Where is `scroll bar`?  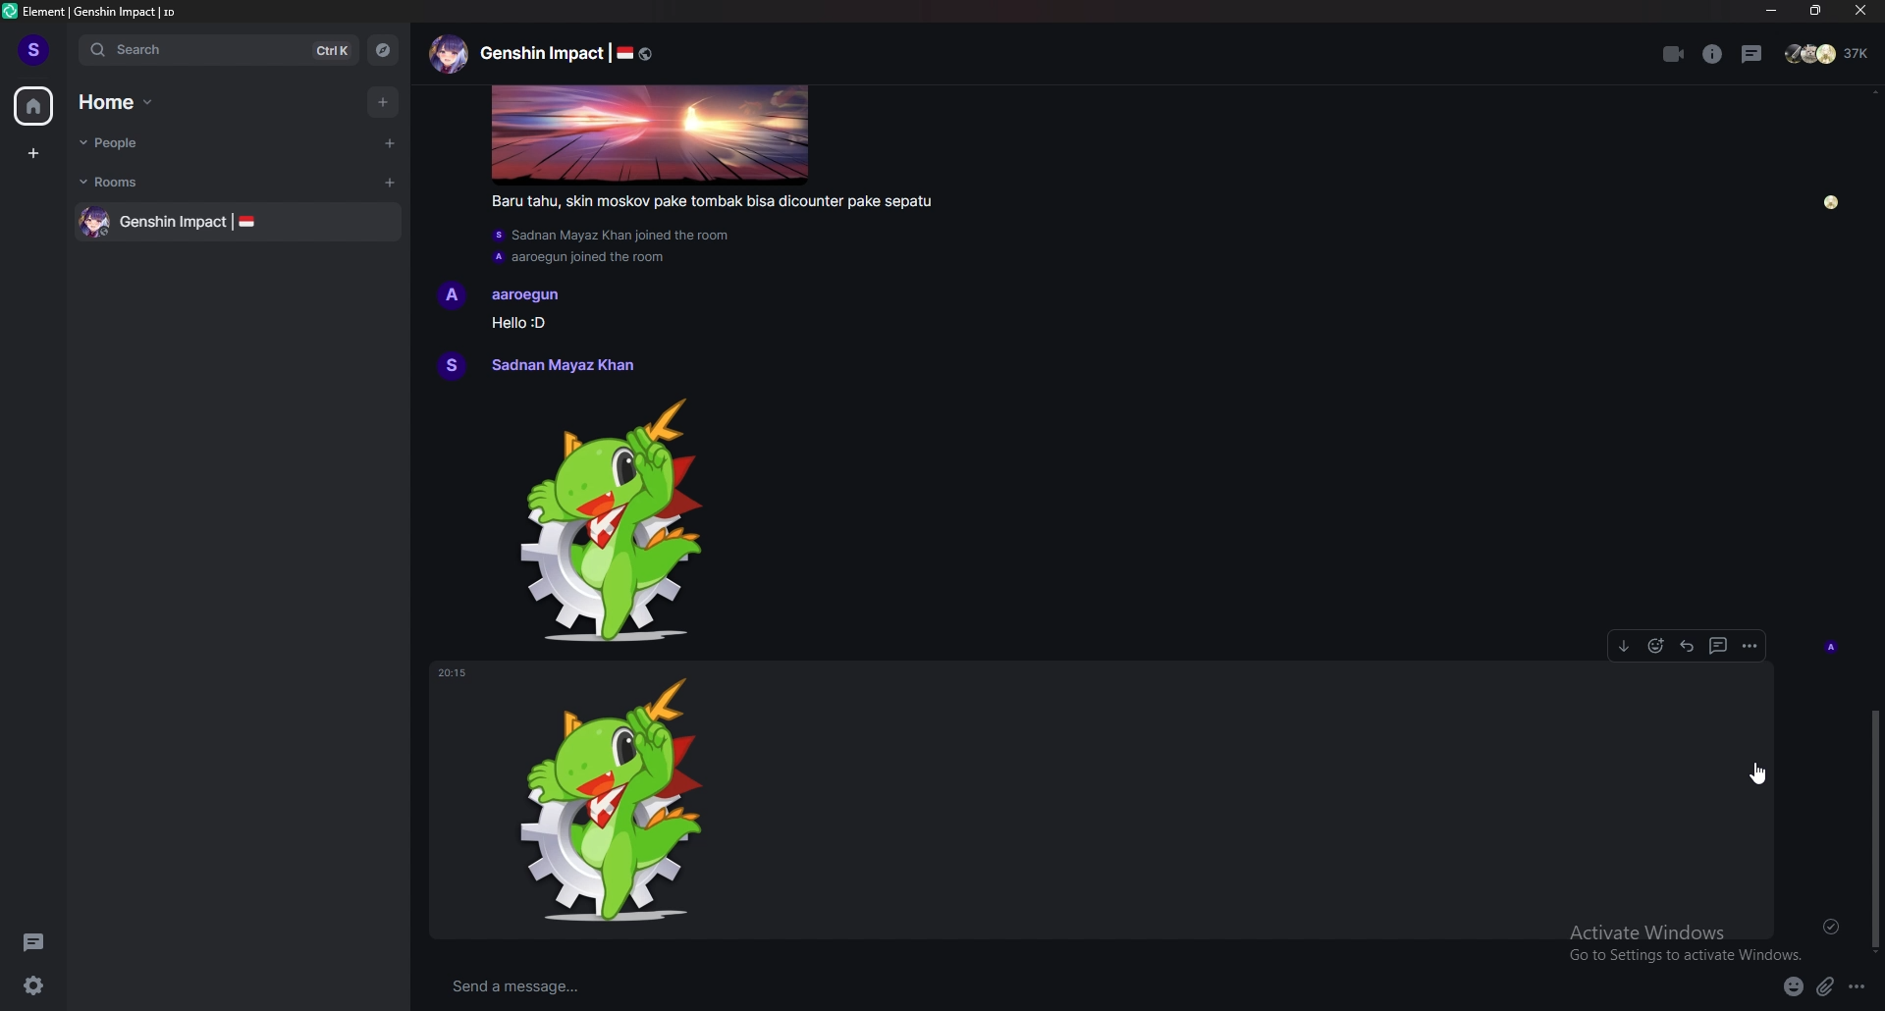
scroll bar is located at coordinates (1875, 828).